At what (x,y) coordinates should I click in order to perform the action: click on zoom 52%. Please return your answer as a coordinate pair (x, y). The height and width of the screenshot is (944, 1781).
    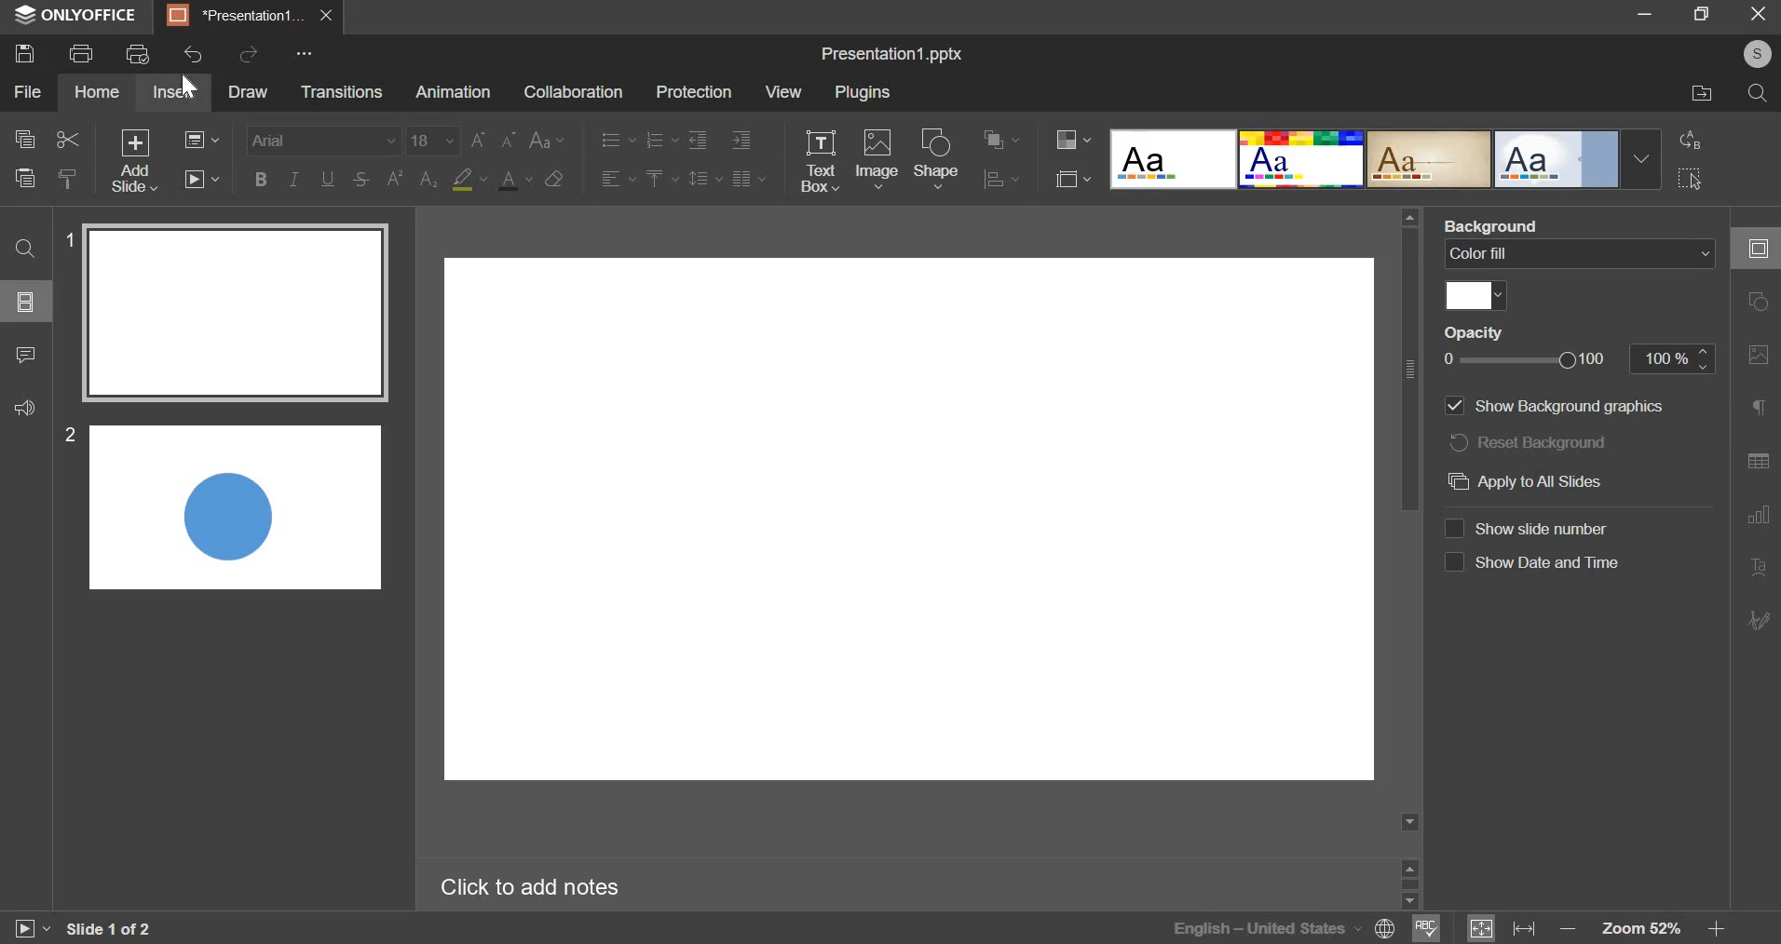
    Looking at the image, I should click on (1638, 924).